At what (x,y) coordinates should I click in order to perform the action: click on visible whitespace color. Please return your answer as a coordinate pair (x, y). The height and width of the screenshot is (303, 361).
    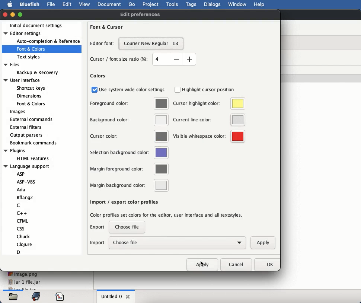
    Looking at the image, I should click on (208, 136).